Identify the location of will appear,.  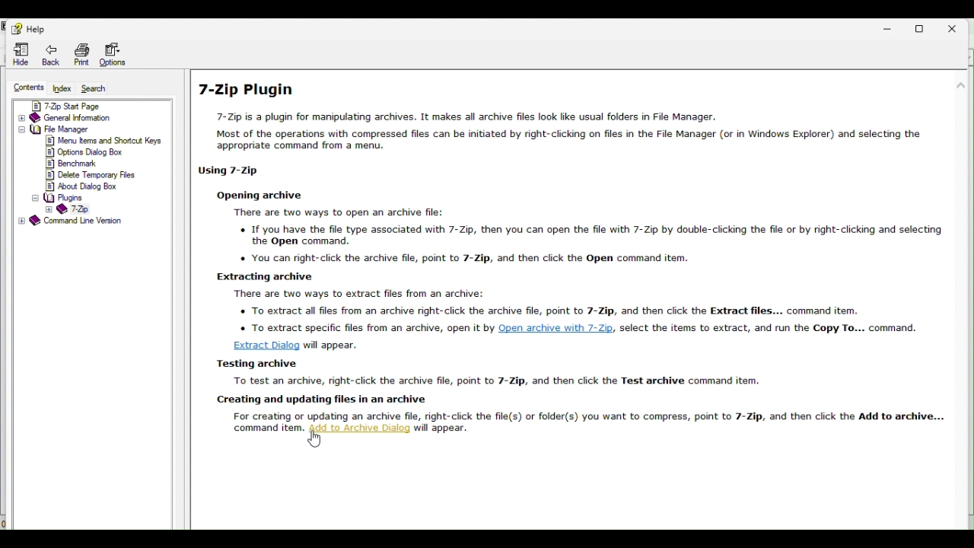
(443, 429).